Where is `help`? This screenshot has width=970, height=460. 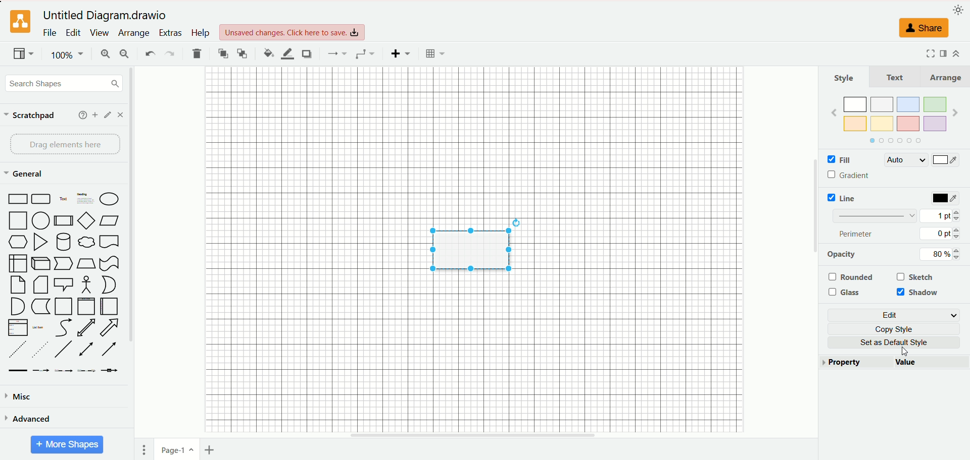 help is located at coordinates (200, 32).